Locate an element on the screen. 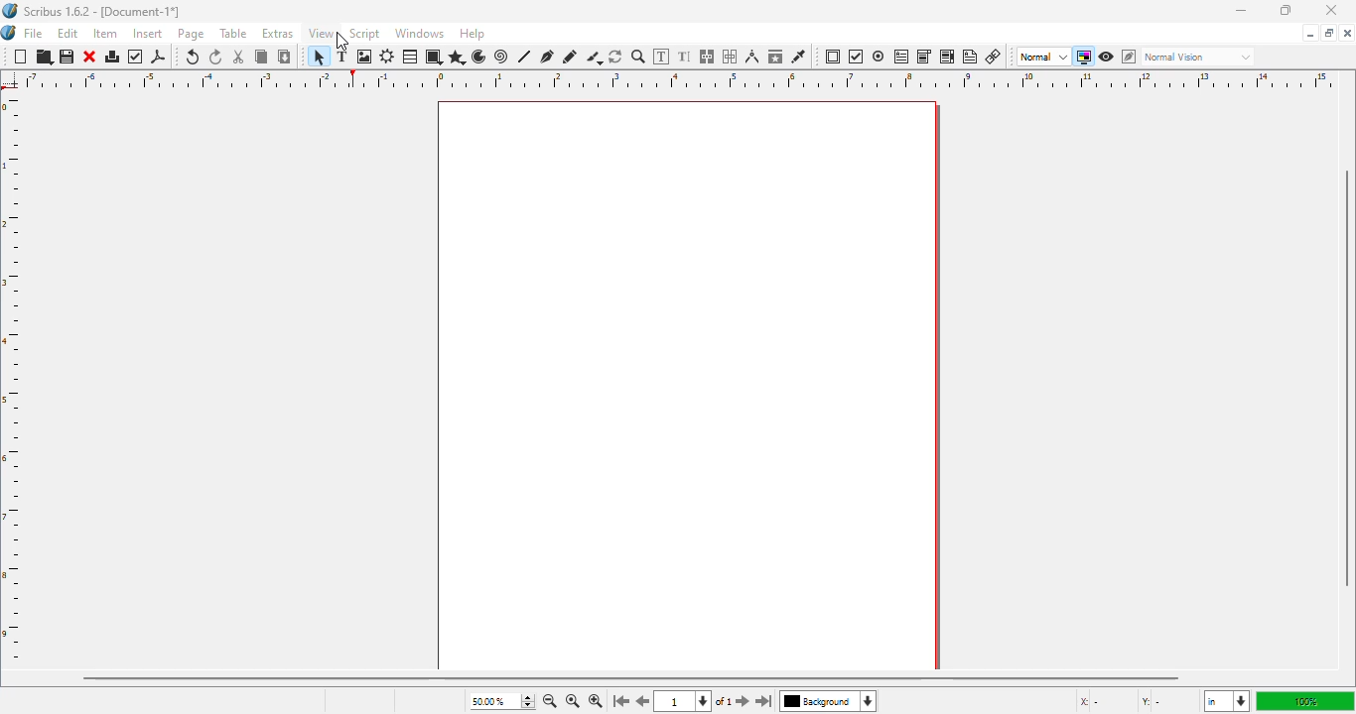  edit is located at coordinates (68, 33).